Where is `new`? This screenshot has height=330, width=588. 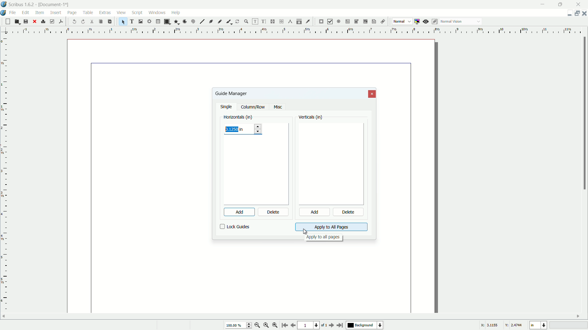 new is located at coordinates (7, 21).